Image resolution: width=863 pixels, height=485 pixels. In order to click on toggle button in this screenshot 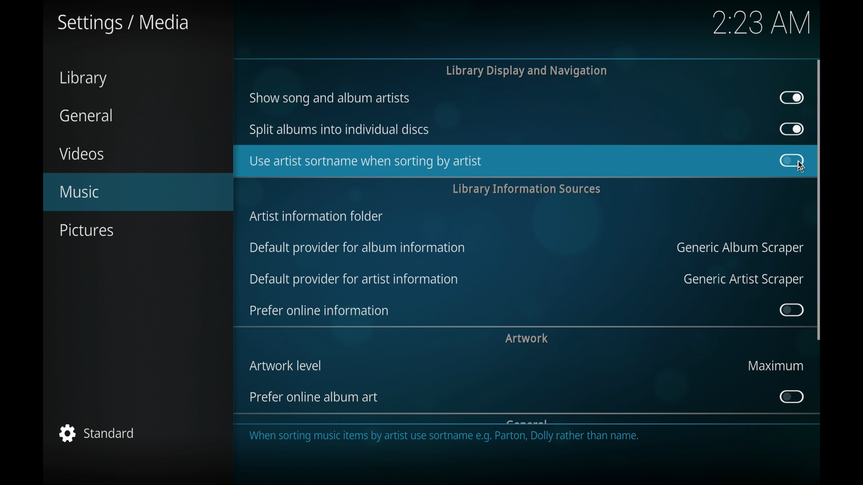, I will do `click(791, 129)`.